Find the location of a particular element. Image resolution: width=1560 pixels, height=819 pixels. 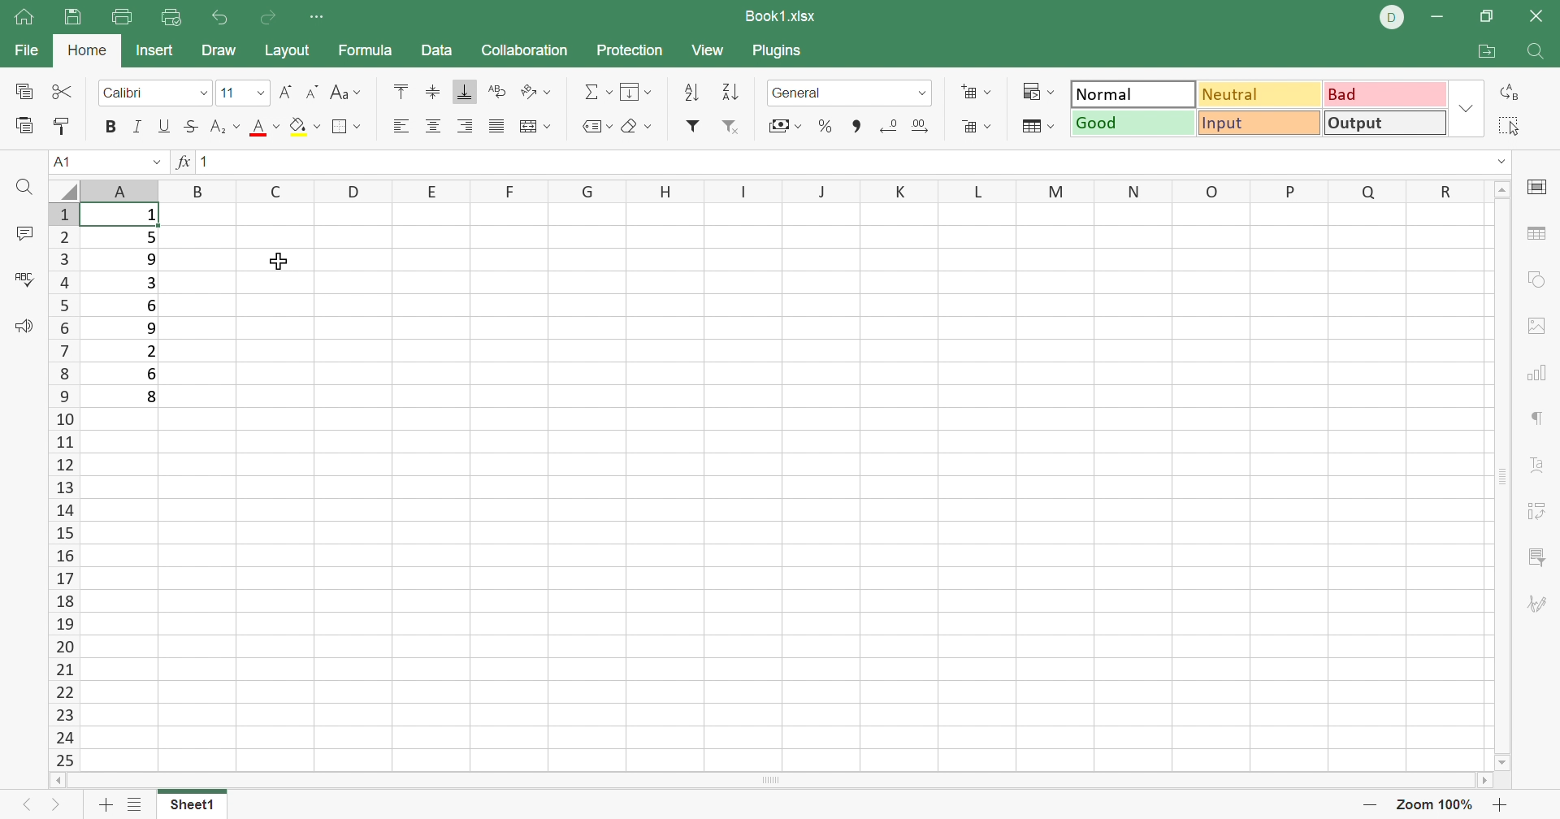

Wrap text is located at coordinates (495, 93).